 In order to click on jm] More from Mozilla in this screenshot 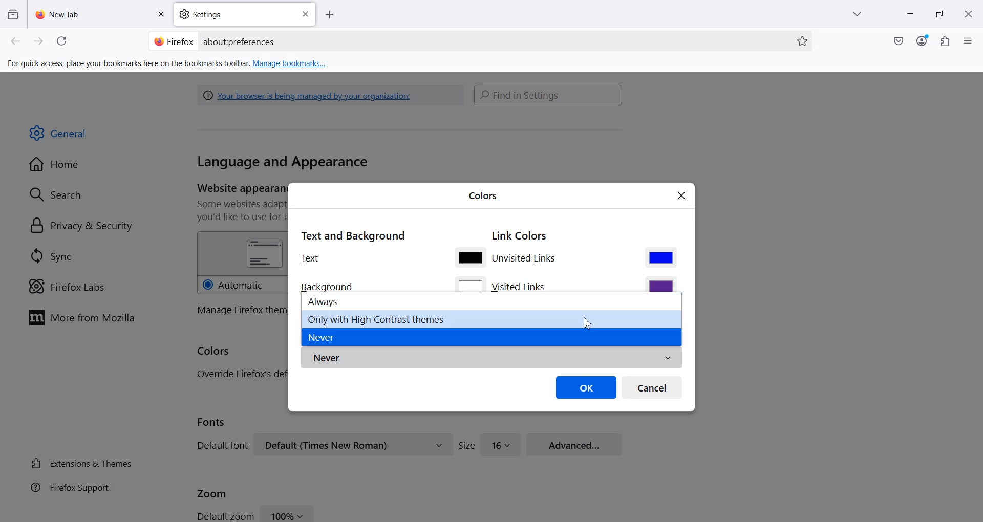, I will do `click(81, 318)`.